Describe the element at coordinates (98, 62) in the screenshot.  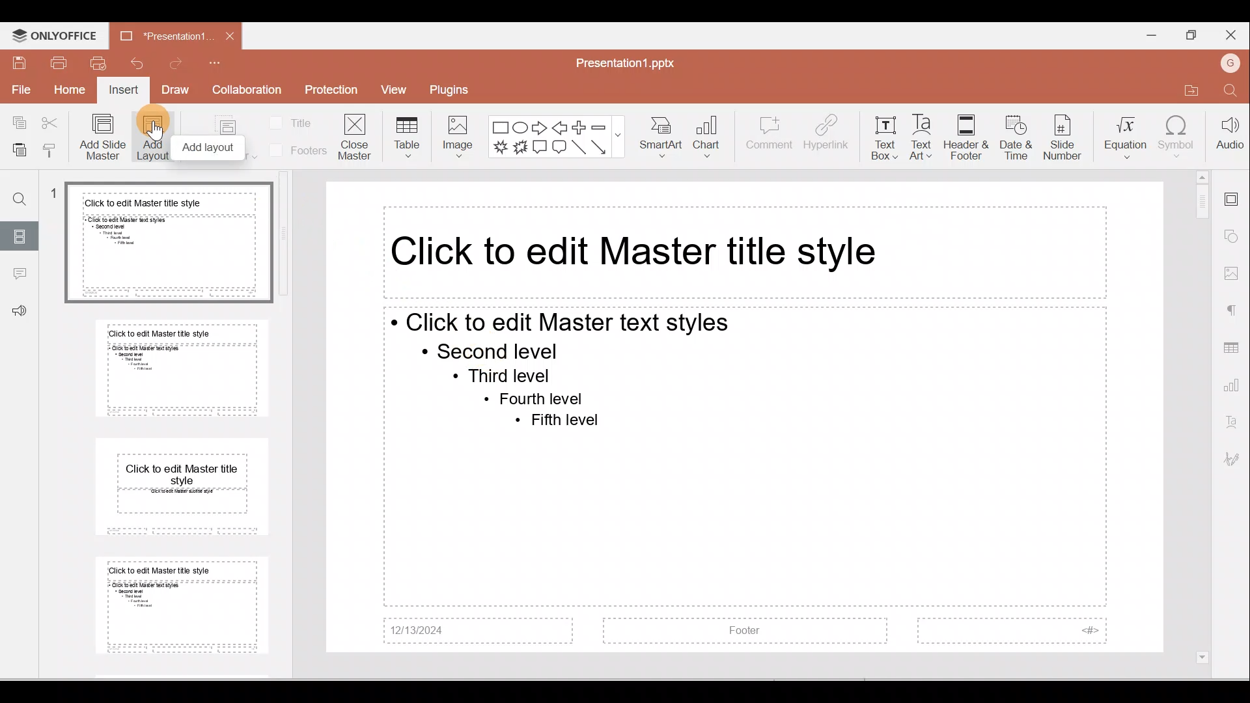
I see `Quick print` at that location.